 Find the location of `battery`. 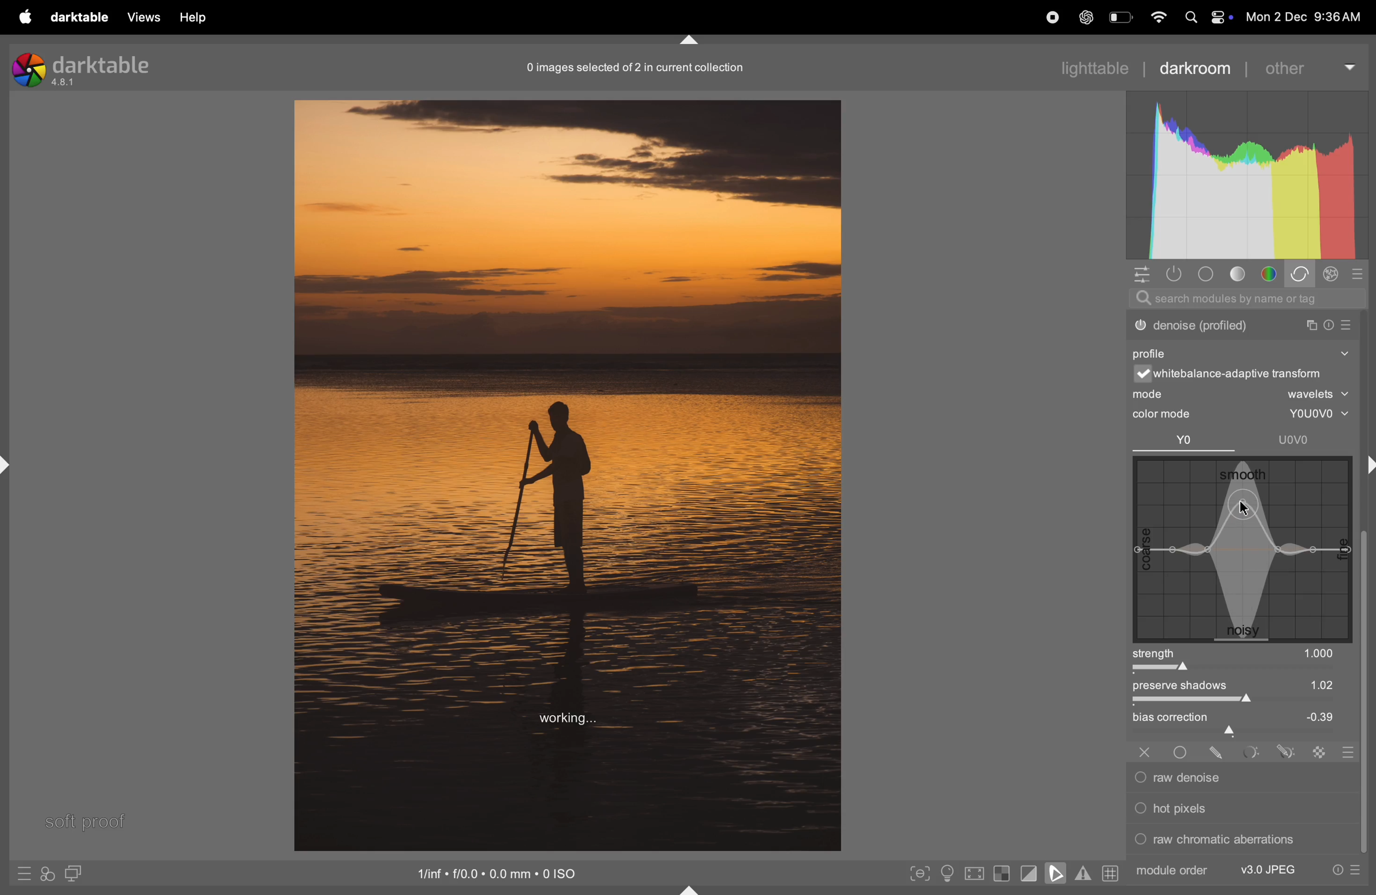

battery is located at coordinates (1120, 19).